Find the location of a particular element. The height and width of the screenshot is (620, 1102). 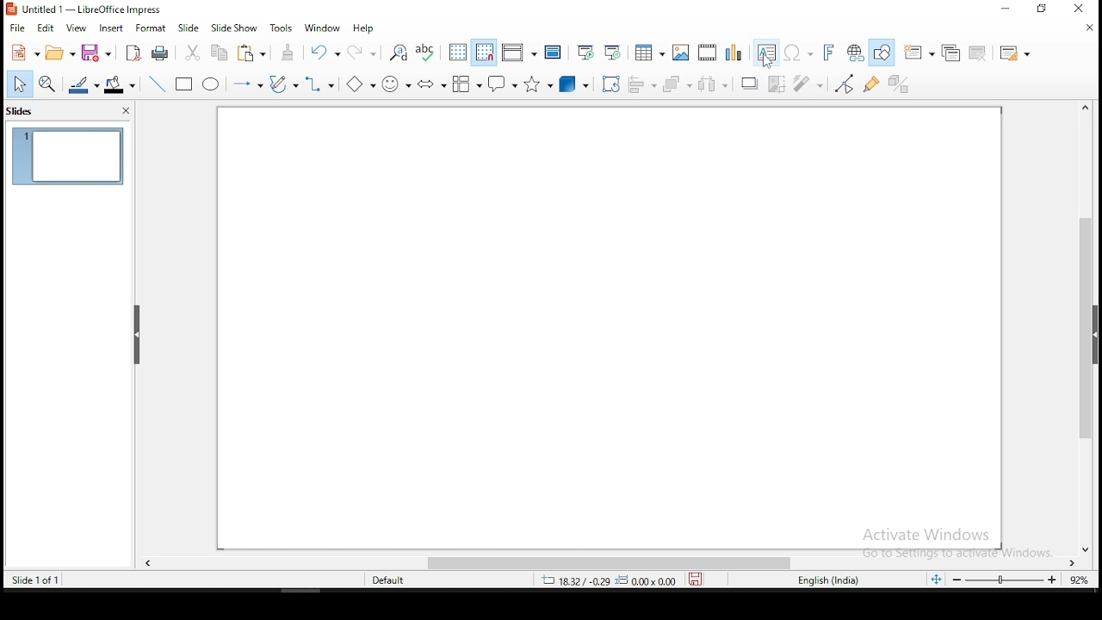

undo is located at coordinates (324, 51).